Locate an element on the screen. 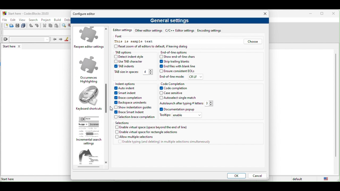  tab options is located at coordinates (129, 52).